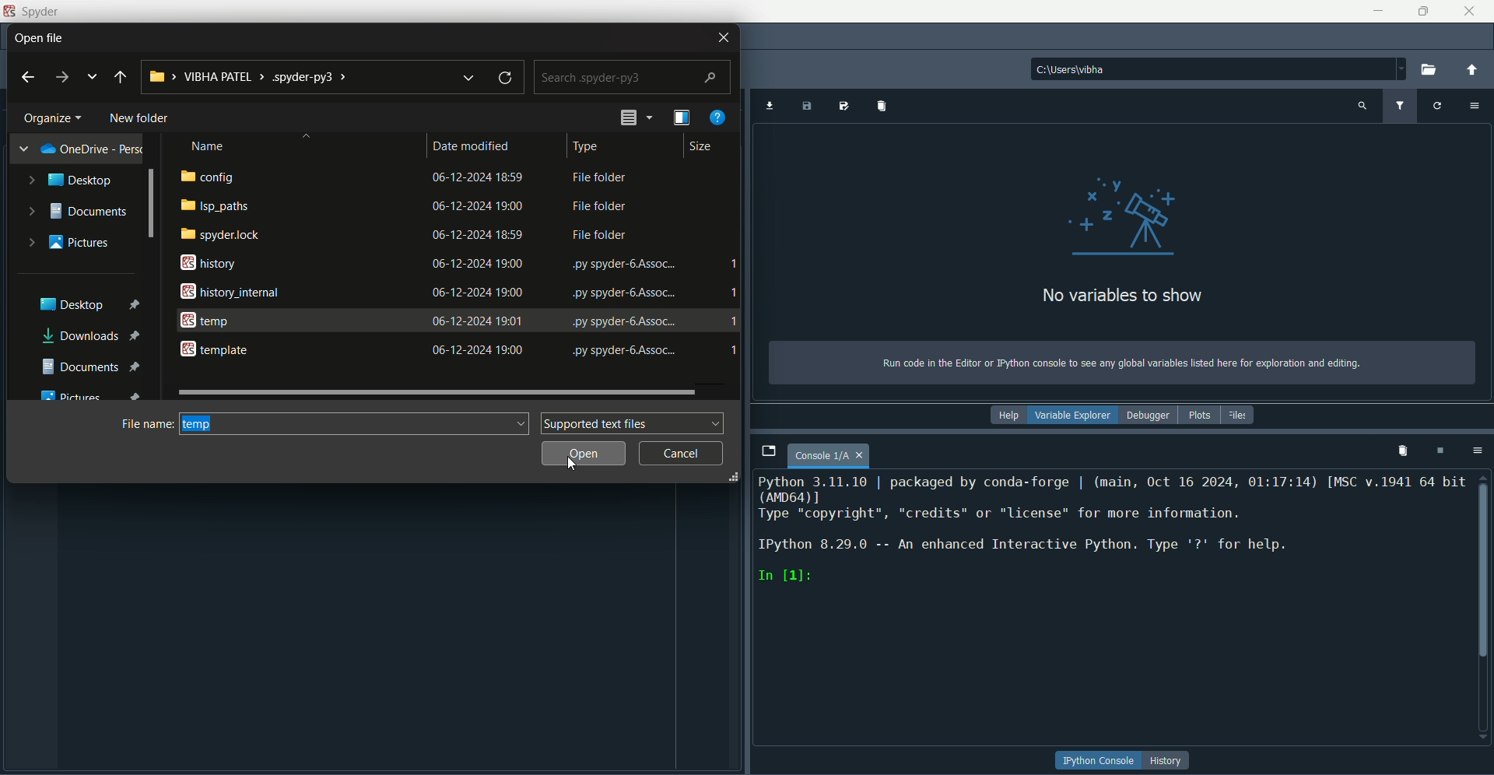 Image resolution: width=1494 pixels, height=775 pixels. What do you see at coordinates (479, 292) in the screenshot?
I see `date` at bounding box center [479, 292].